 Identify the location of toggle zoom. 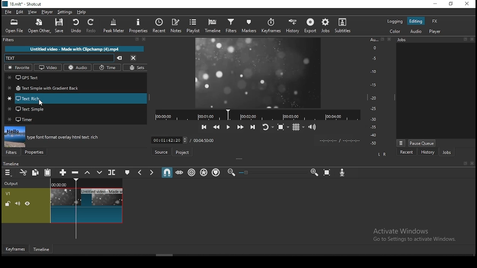
(283, 127).